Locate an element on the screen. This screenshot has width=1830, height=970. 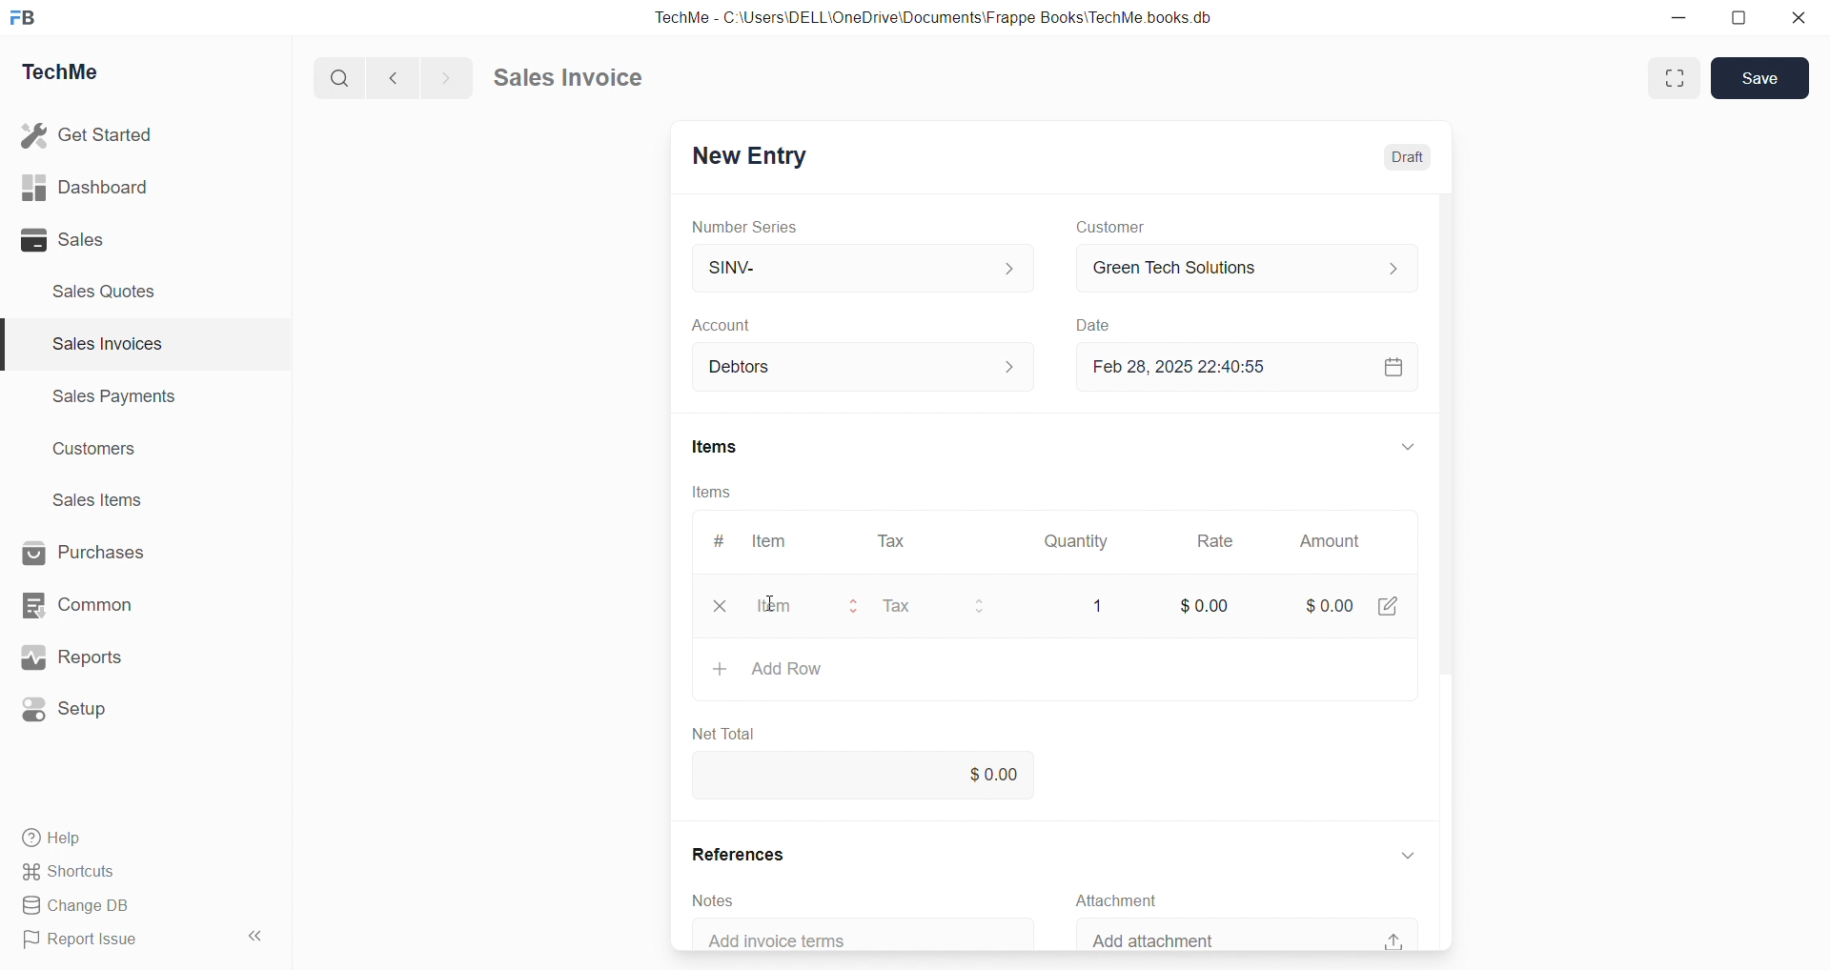
Help is located at coordinates (56, 839).